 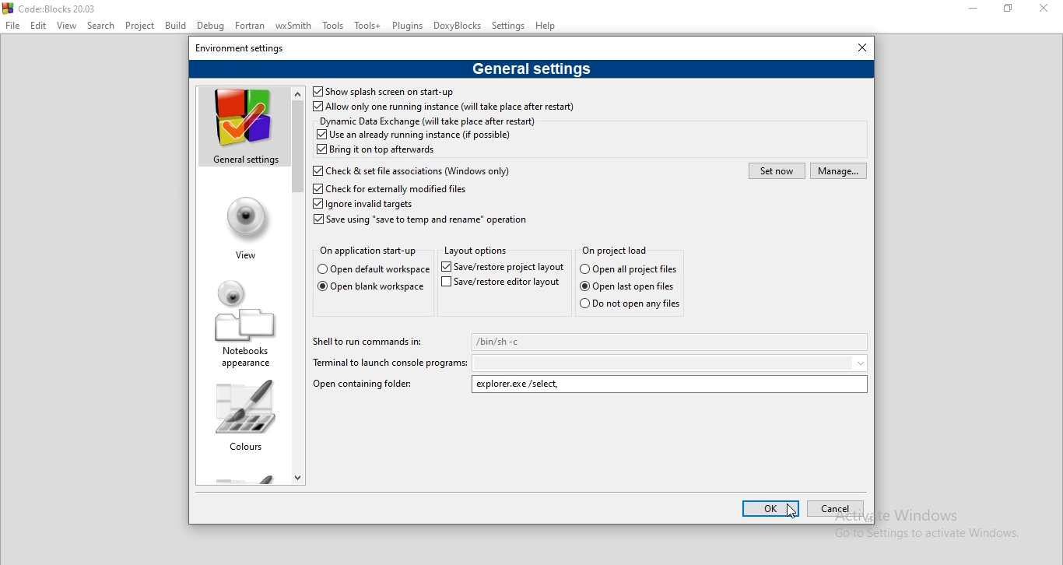 What do you see at coordinates (672, 363) in the screenshot?
I see `dropdown` at bounding box center [672, 363].